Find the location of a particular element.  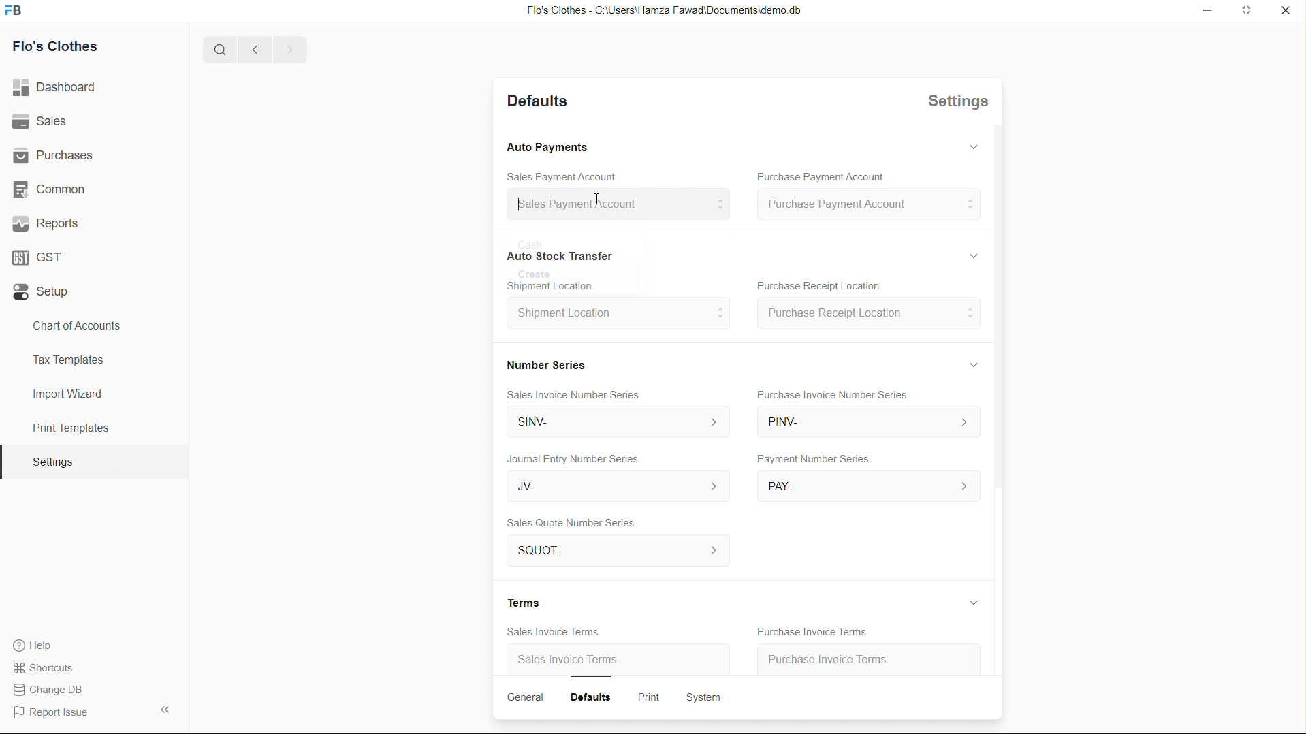

Auto Stock Transfer is located at coordinates (558, 257).